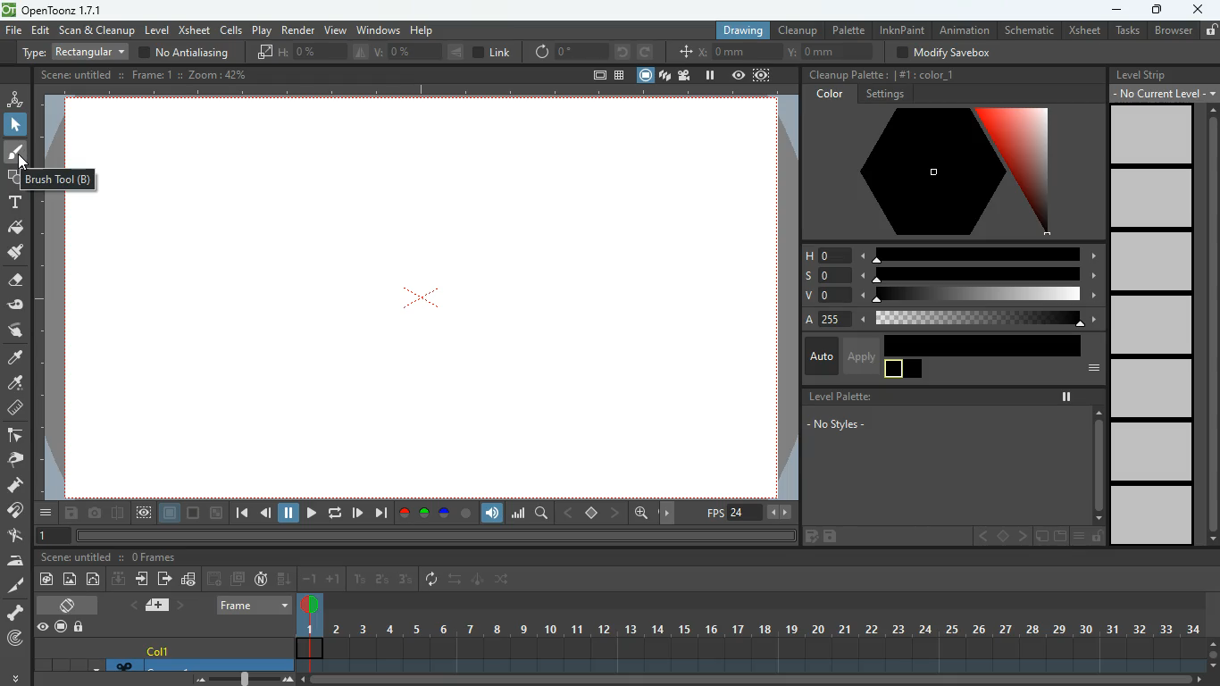 This screenshot has width=1220, height=686. I want to click on size, so click(358, 51).